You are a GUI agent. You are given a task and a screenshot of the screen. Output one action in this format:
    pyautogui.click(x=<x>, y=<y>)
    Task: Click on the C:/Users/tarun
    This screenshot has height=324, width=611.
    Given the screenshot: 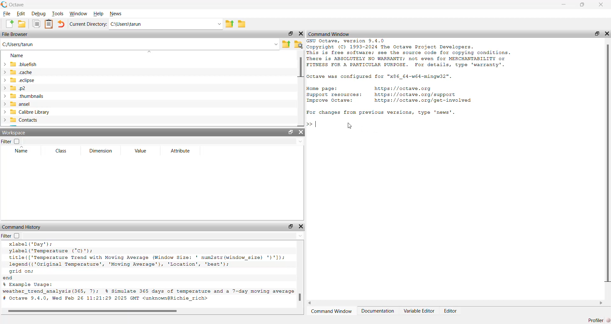 What is the action you would take?
    pyautogui.click(x=26, y=45)
    